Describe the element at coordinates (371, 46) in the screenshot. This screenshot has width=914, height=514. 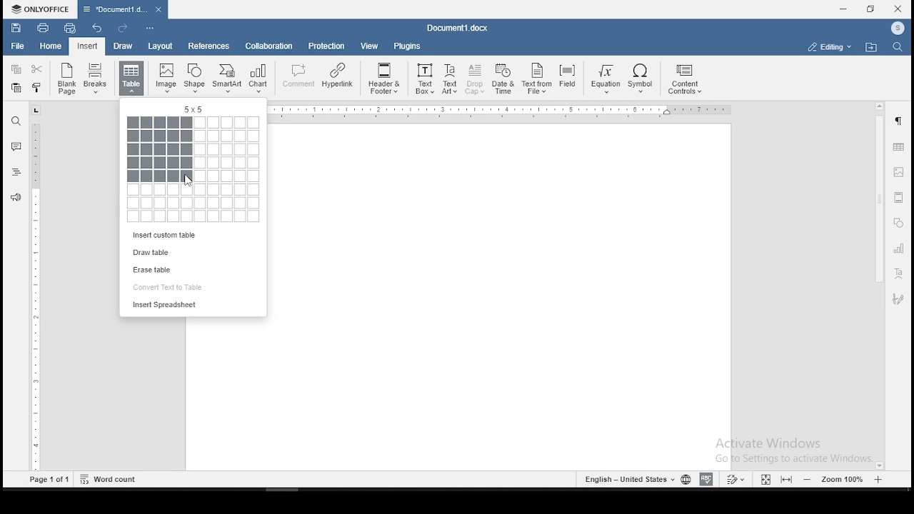
I see `view` at that location.